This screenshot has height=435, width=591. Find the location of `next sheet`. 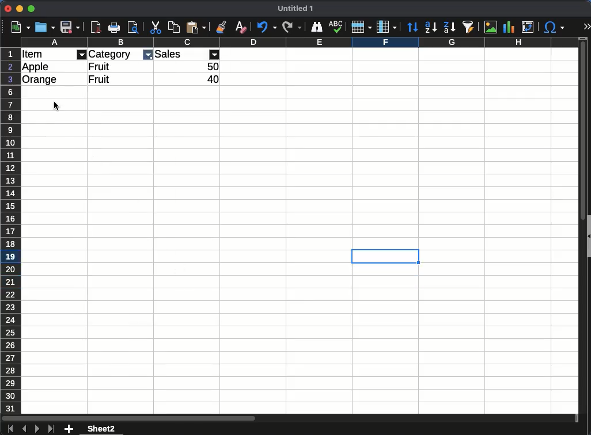

next sheet is located at coordinates (37, 429).